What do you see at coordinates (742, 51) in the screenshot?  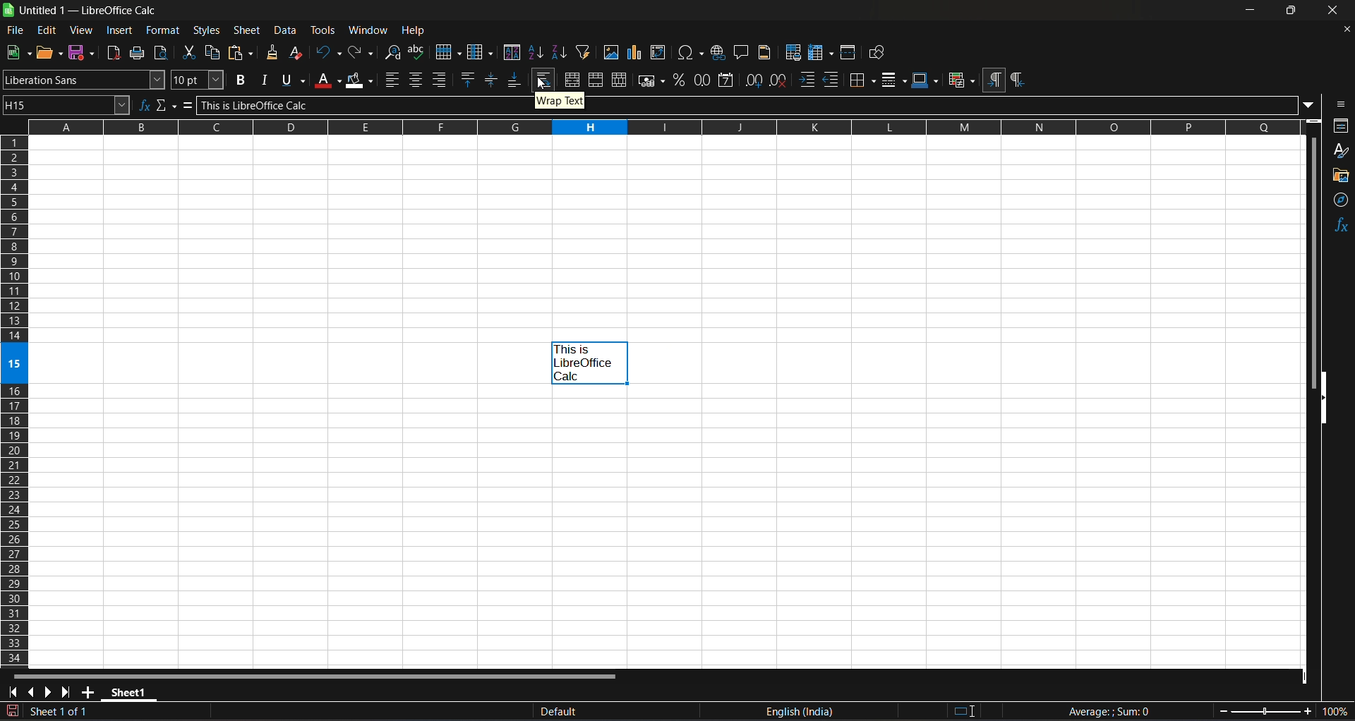 I see `insert comment` at bounding box center [742, 51].